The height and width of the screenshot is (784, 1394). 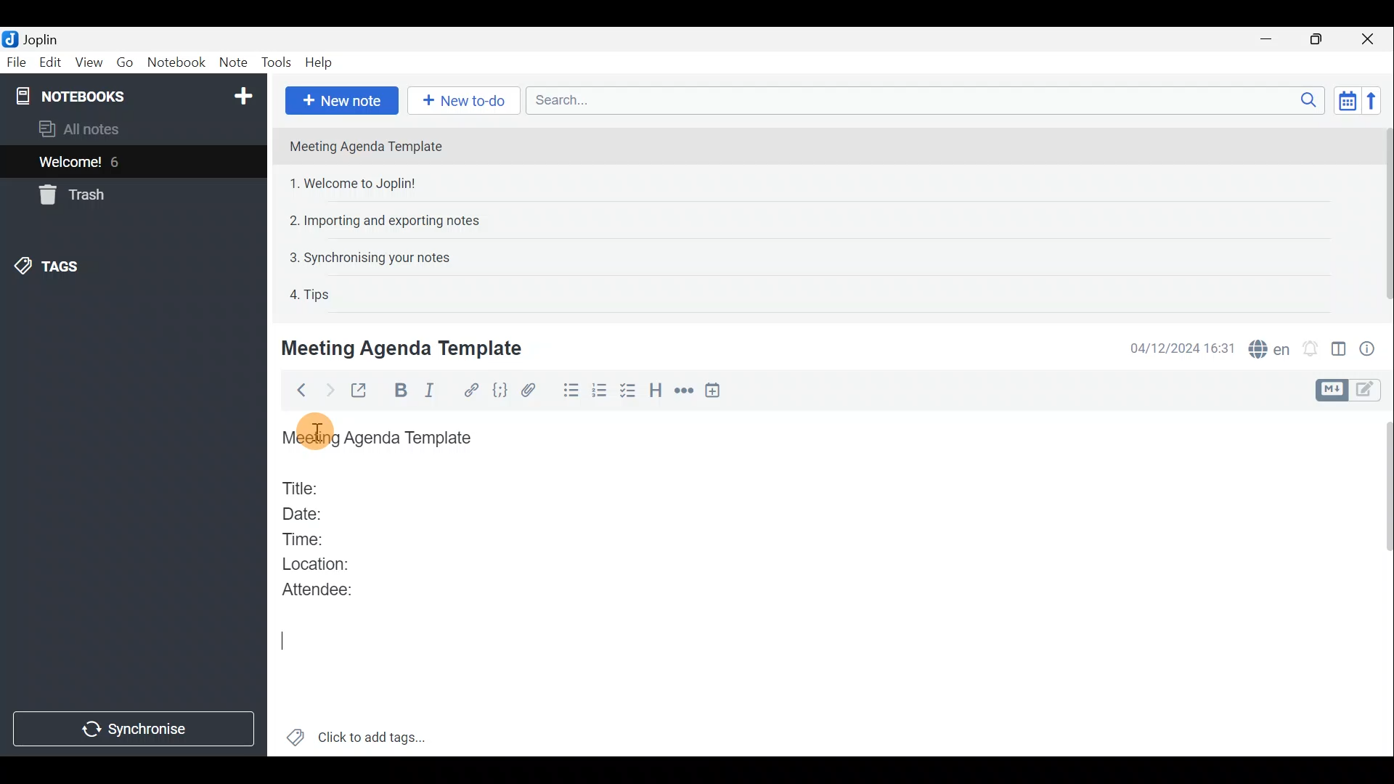 I want to click on Welcome!, so click(x=71, y=163).